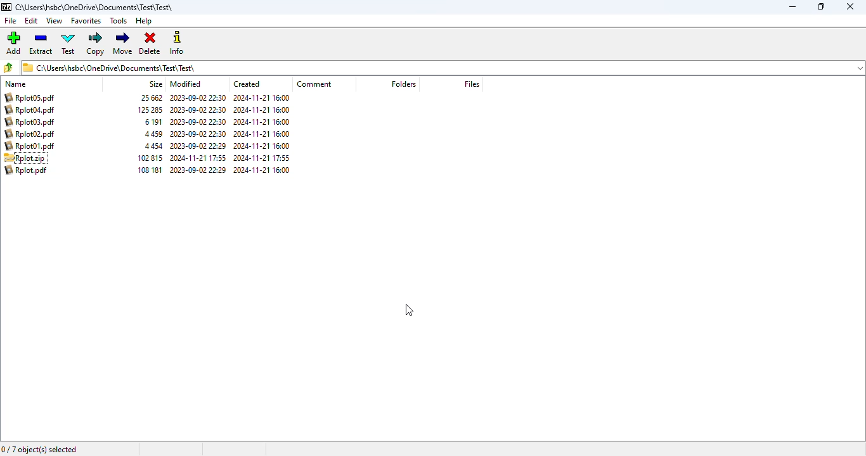  What do you see at coordinates (262, 122) in the screenshot?
I see `2024-11-21 16:00` at bounding box center [262, 122].